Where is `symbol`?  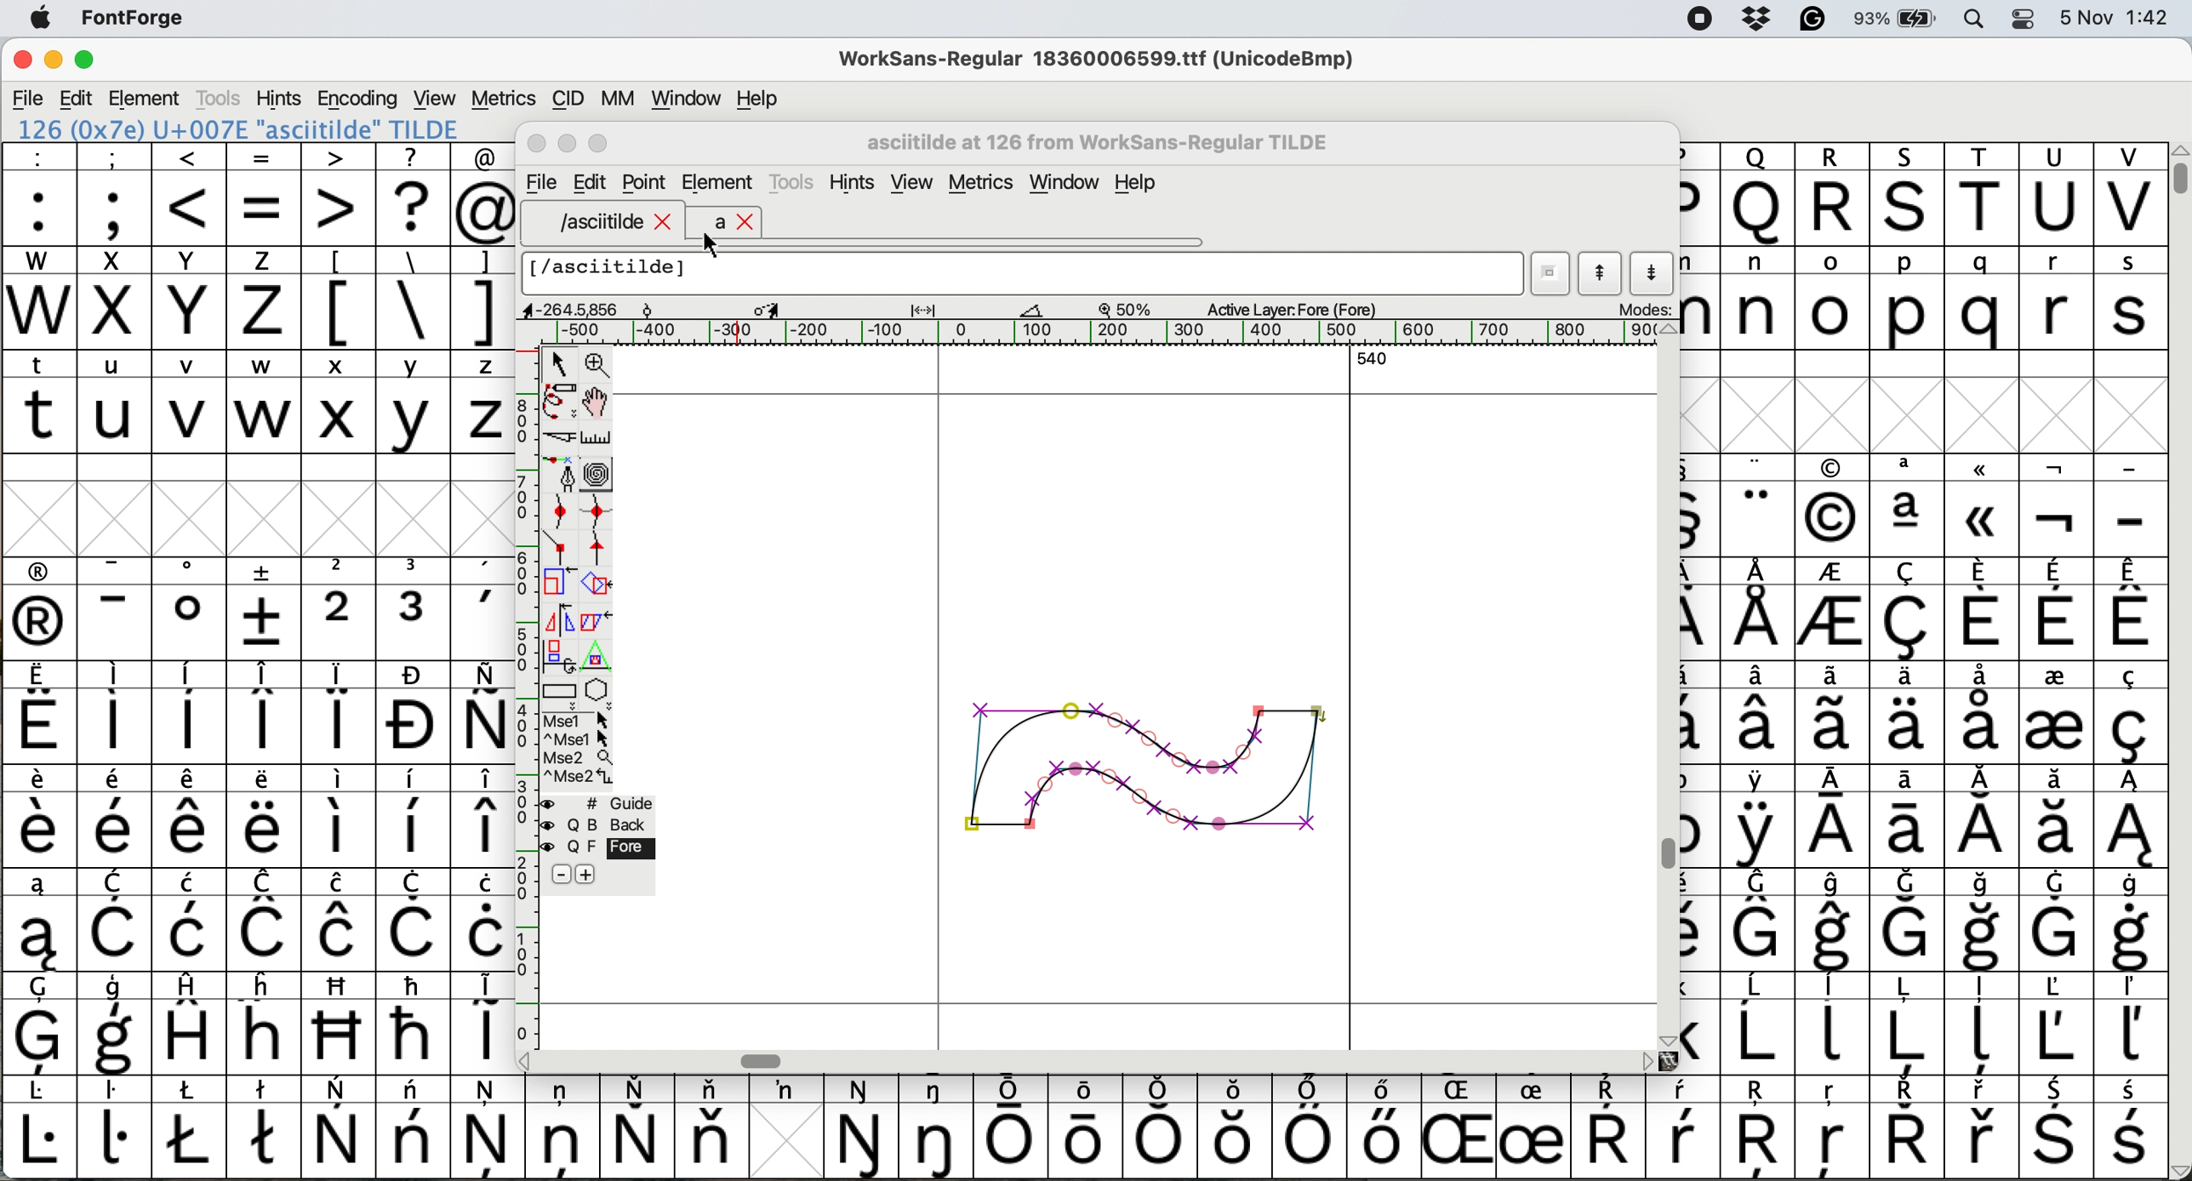 symbol is located at coordinates (416, 608).